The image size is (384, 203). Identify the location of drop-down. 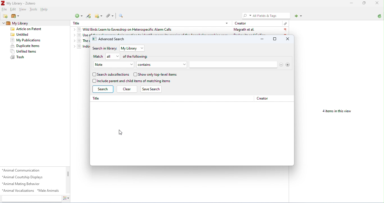
(74, 29).